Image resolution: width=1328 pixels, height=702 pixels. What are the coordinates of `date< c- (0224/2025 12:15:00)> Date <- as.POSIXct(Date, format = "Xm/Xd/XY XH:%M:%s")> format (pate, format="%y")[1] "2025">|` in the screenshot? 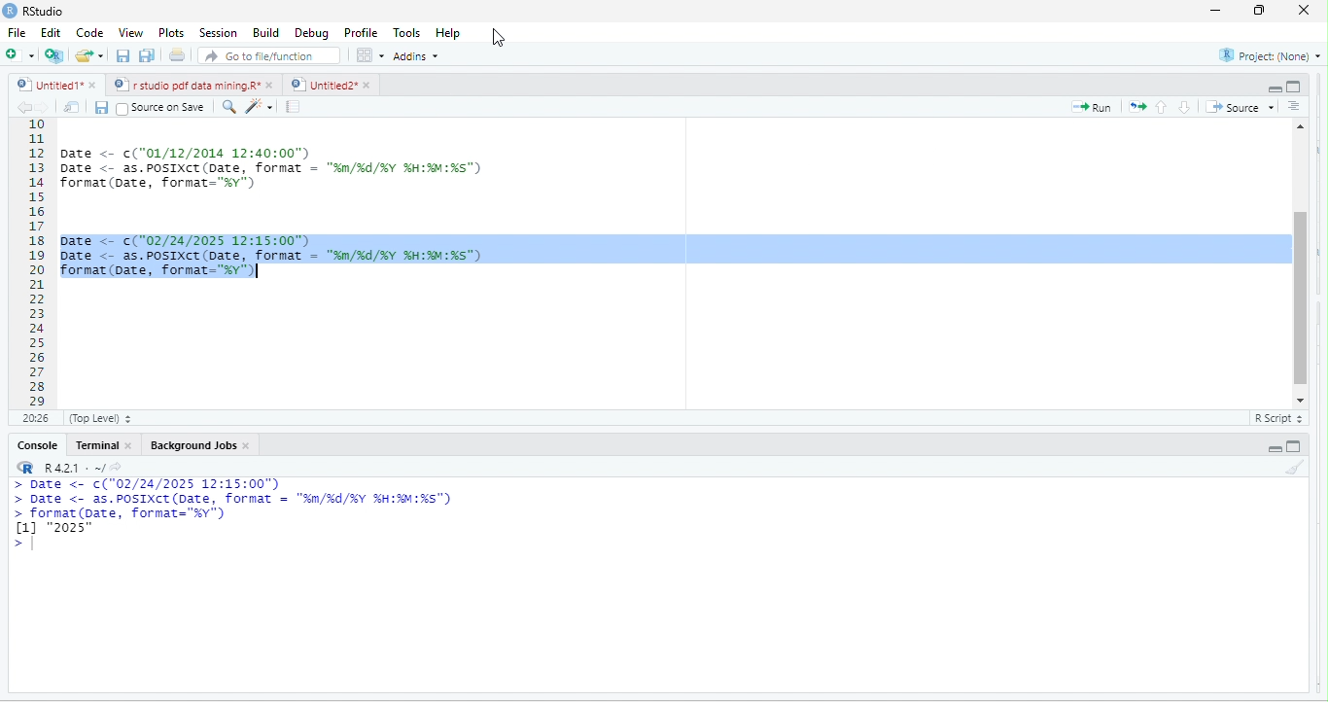 It's located at (263, 517).